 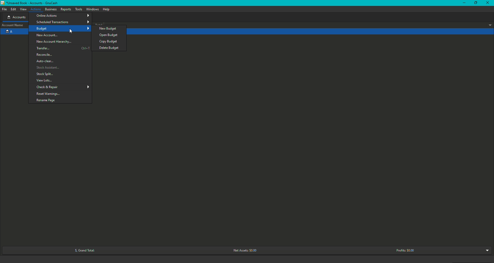 What do you see at coordinates (45, 61) in the screenshot?
I see `Auto clear` at bounding box center [45, 61].